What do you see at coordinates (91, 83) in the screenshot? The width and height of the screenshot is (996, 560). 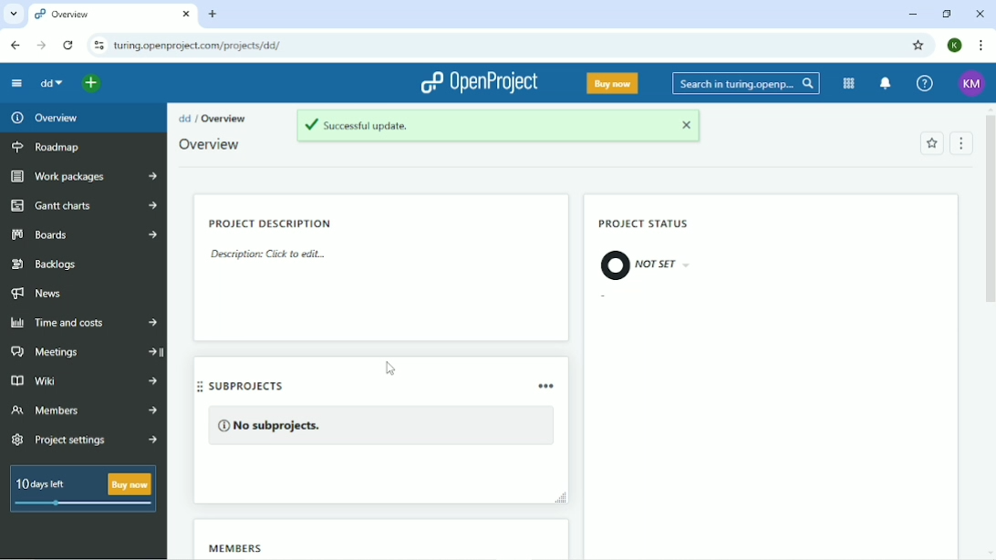 I see `Open quick add menu` at bounding box center [91, 83].